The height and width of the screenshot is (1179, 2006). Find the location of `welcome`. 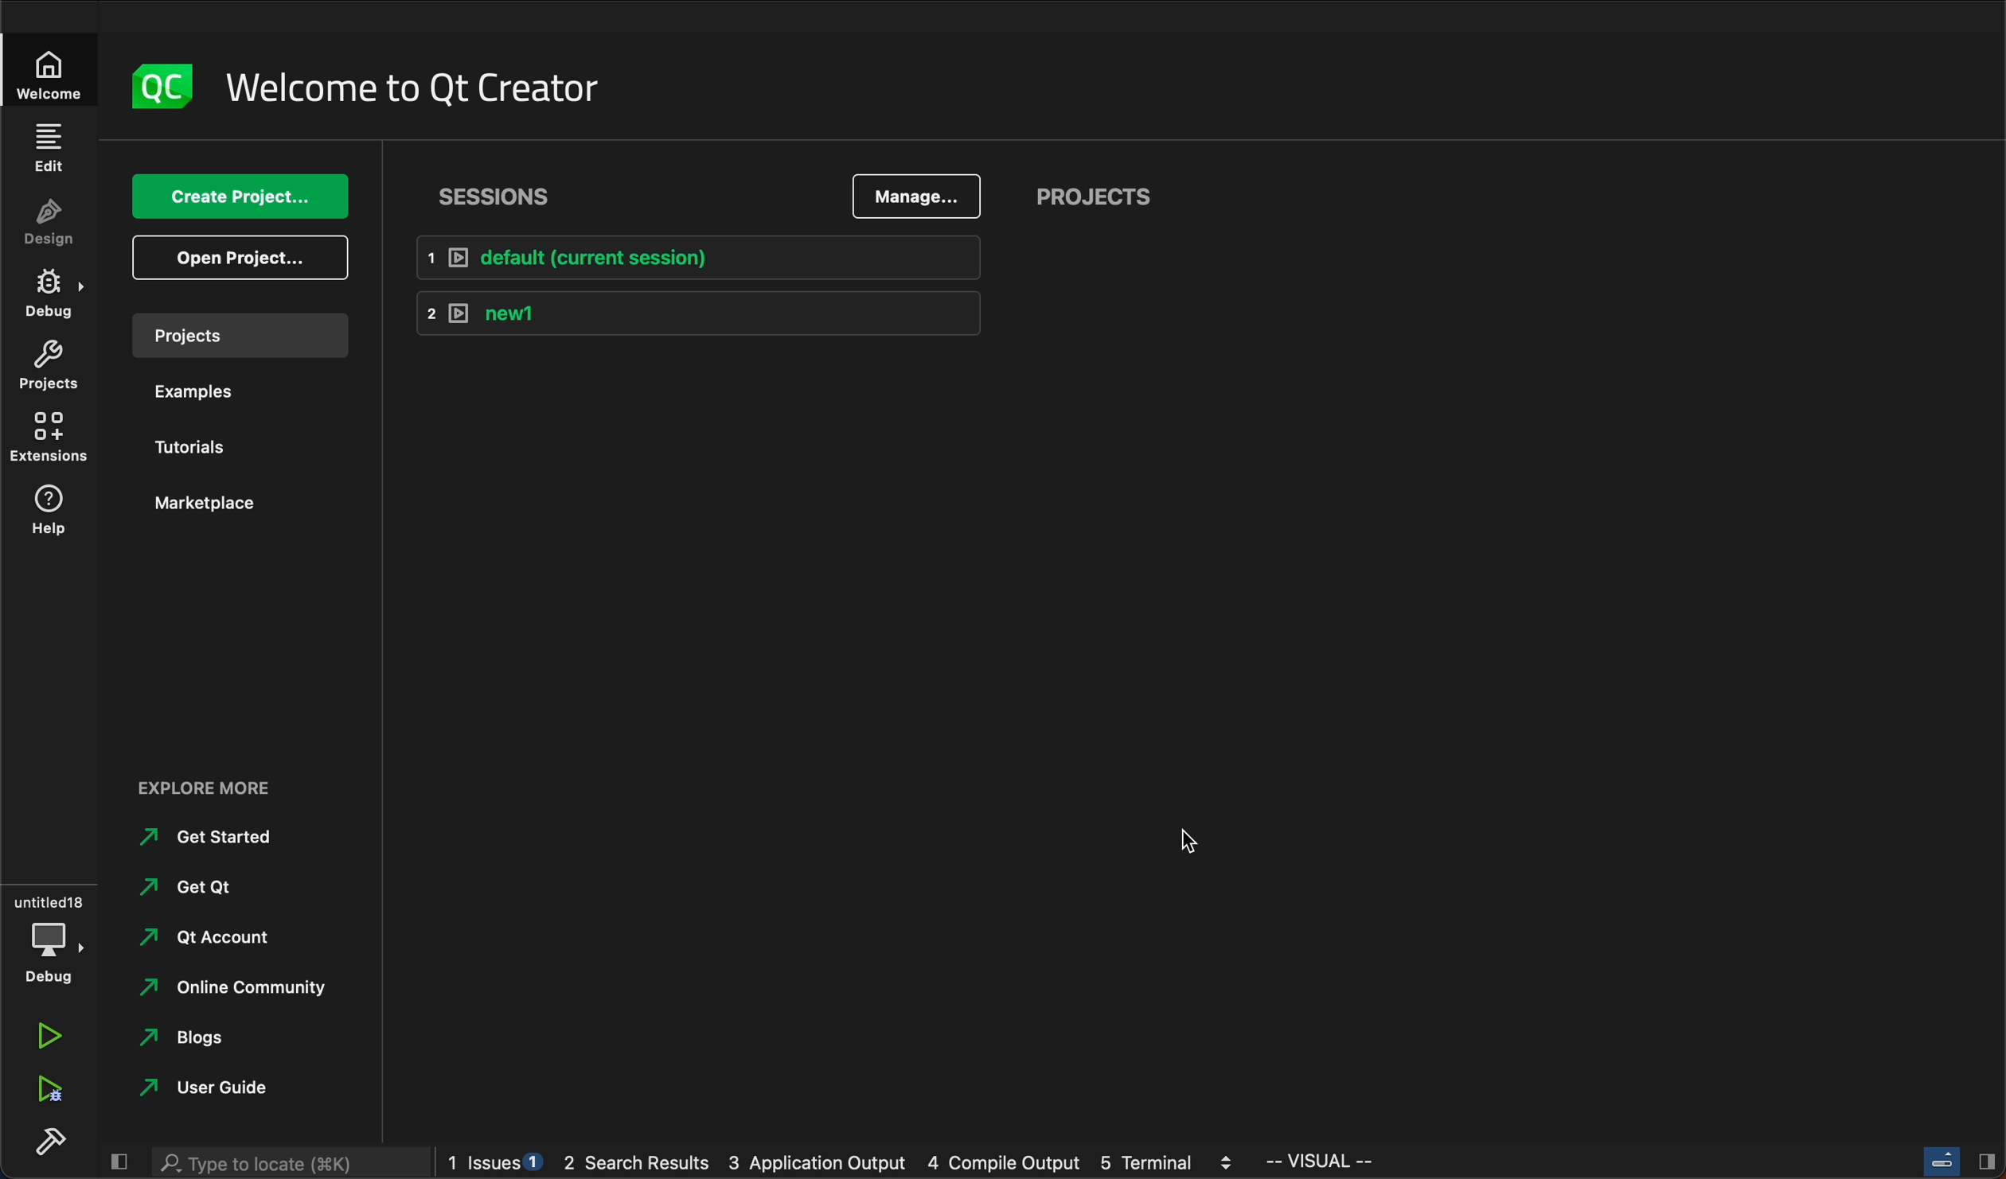

welcome is located at coordinates (43, 76).